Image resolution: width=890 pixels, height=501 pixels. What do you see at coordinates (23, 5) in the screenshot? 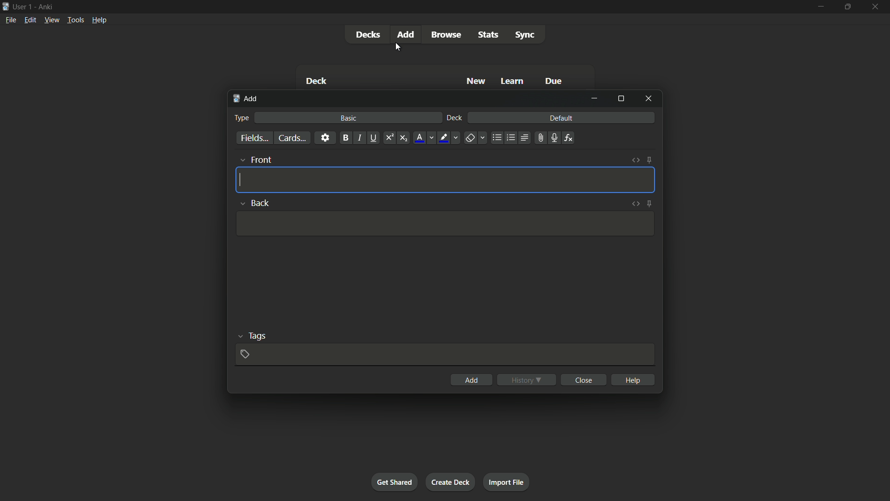
I see `user 1` at bounding box center [23, 5].